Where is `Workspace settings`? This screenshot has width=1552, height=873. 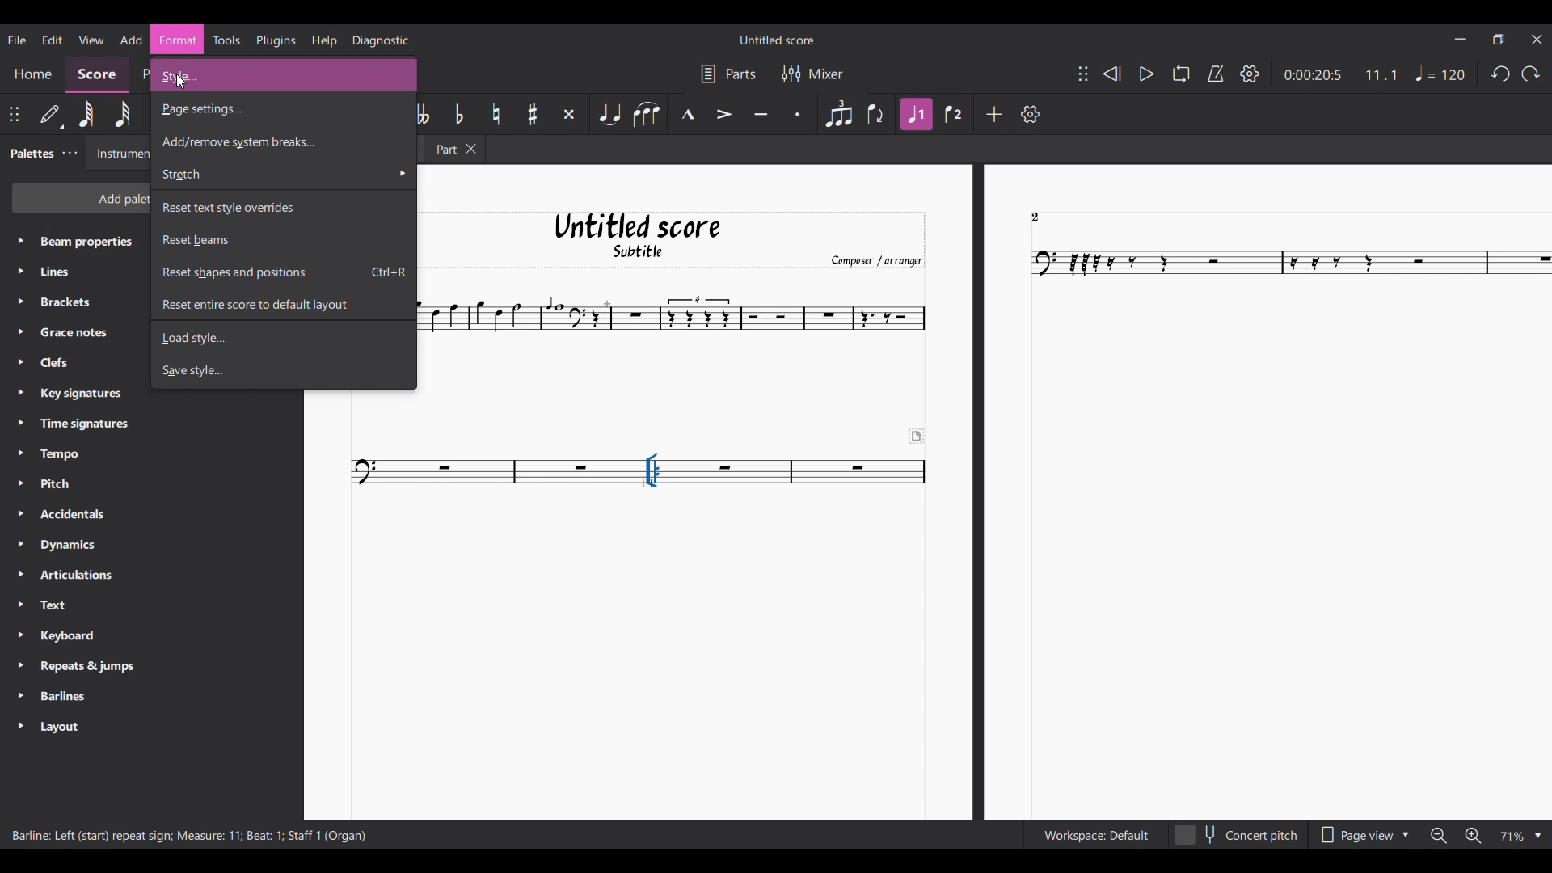
Workspace settings is located at coordinates (1095, 835).